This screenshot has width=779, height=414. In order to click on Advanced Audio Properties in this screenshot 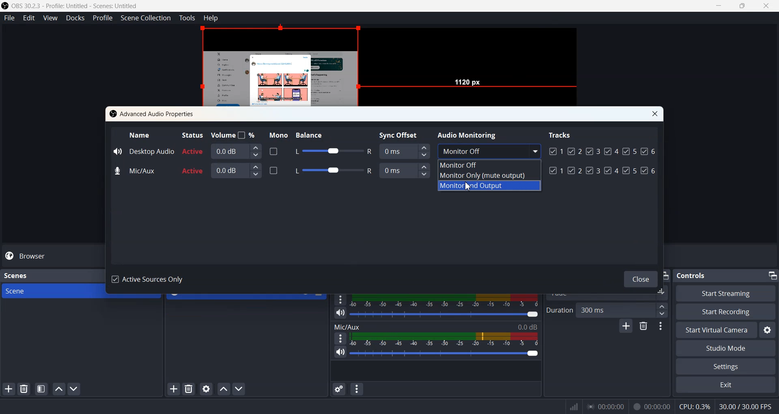, I will do `click(154, 114)`.